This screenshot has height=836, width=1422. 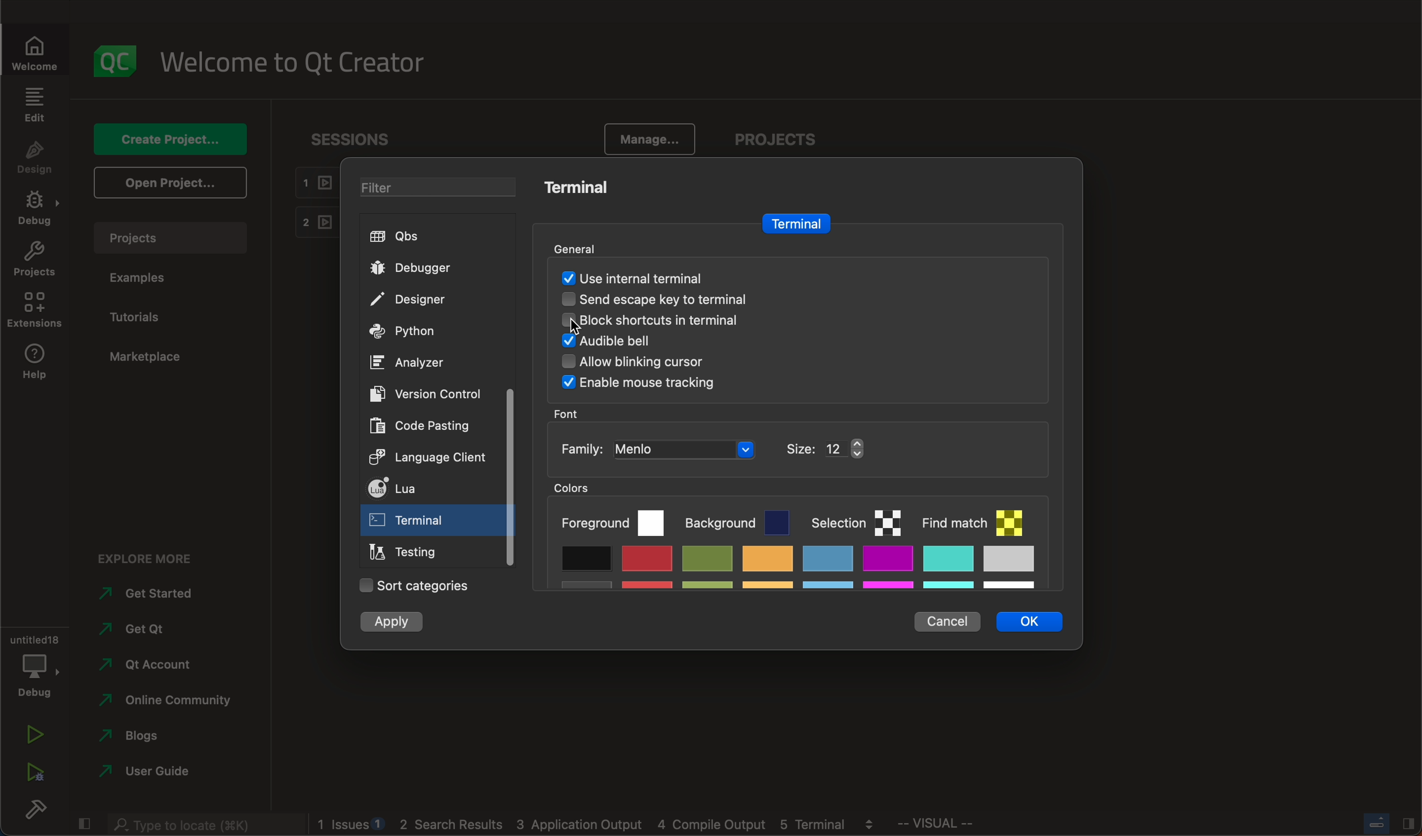 What do you see at coordinates (577, 189) in the screenshot?
I see `terminal` at bounding box center [577, 189].